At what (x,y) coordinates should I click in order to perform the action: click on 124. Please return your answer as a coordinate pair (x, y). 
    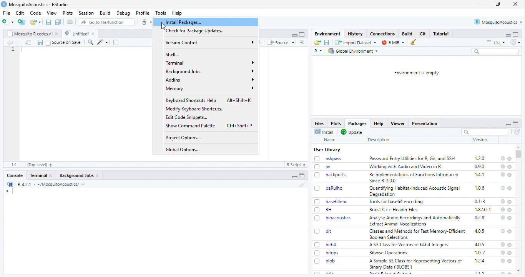
    Looking at the image, I should click on (480, 261).